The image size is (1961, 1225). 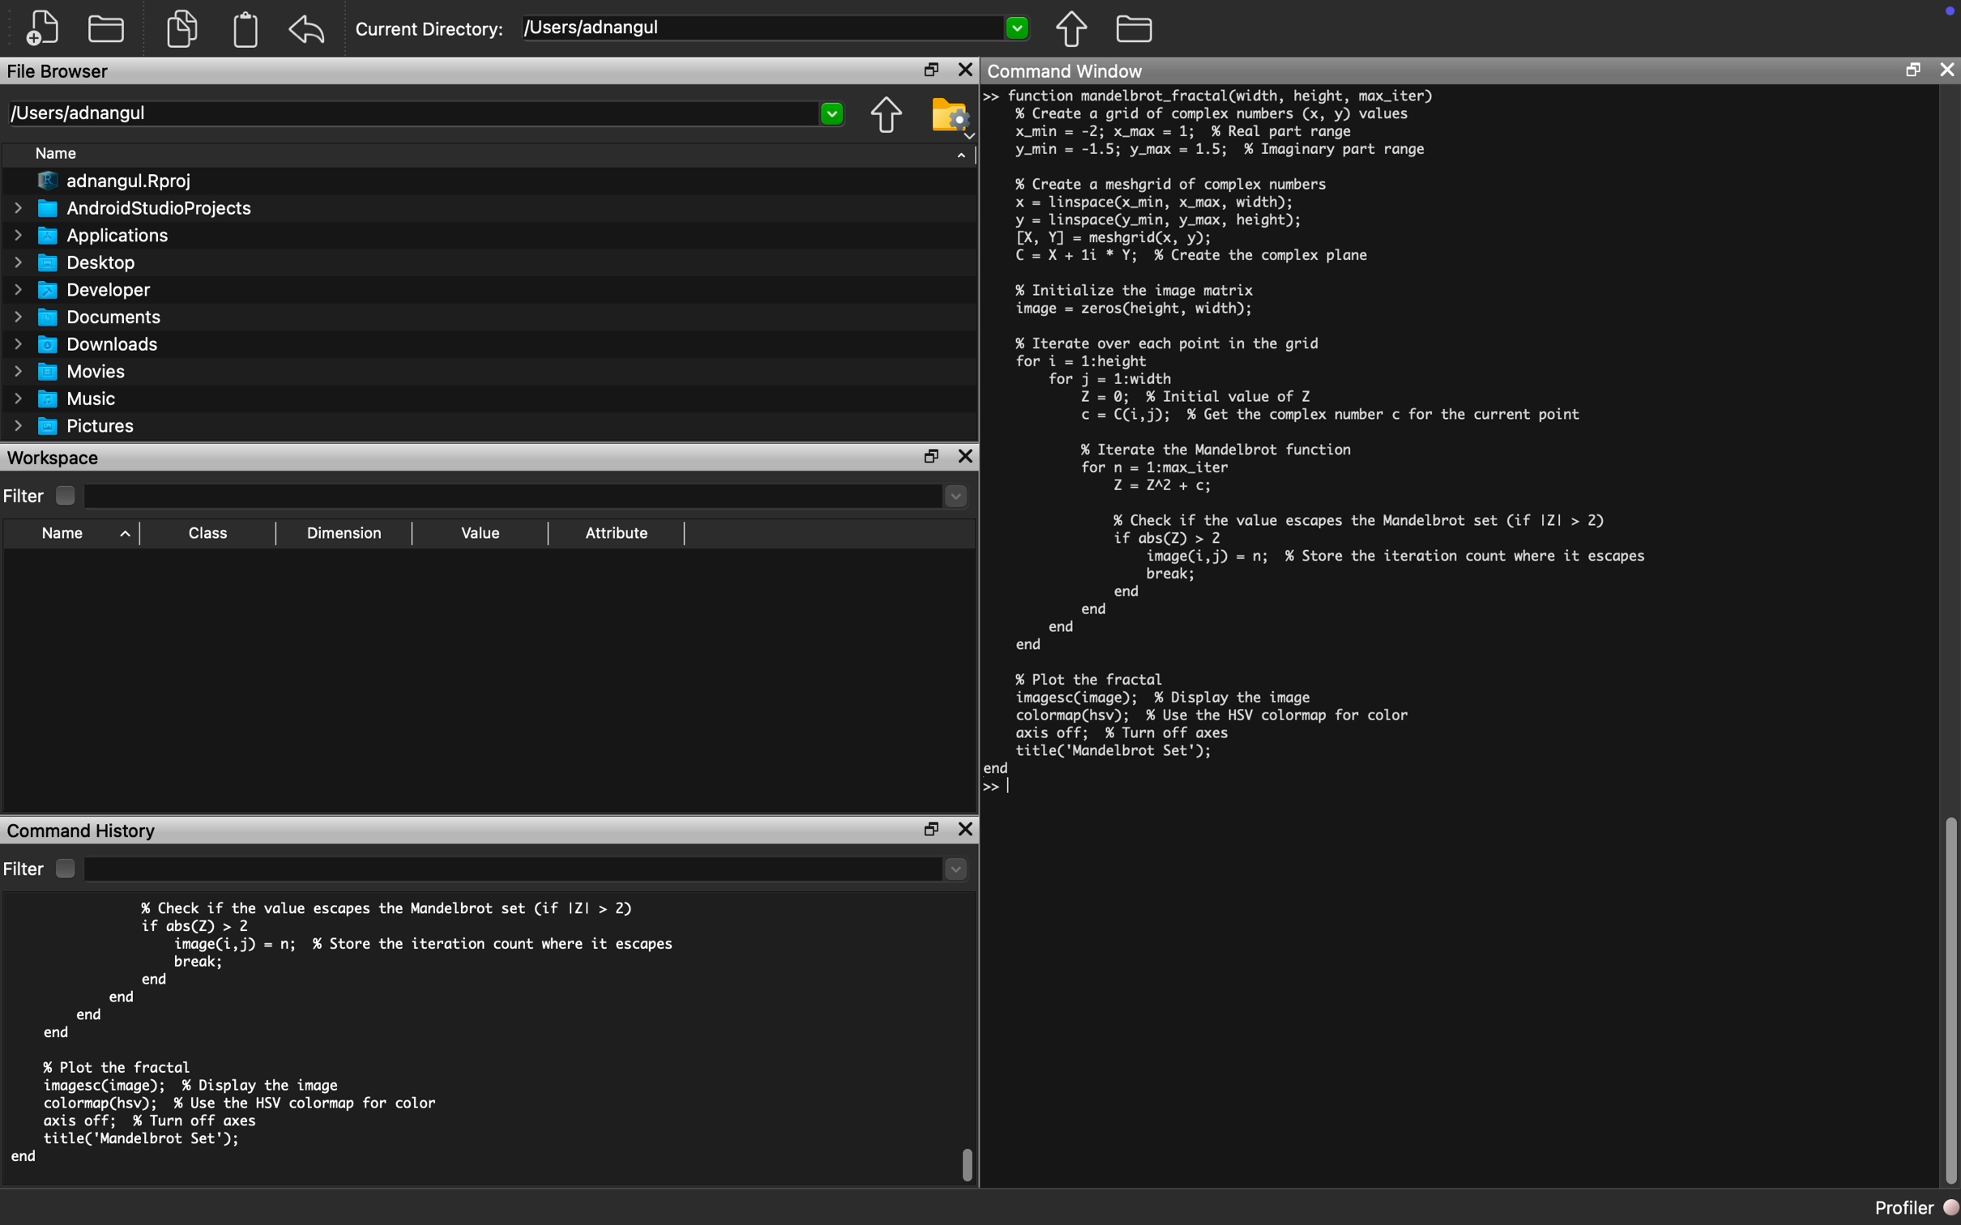 I want to click on Open Folder, so click(x=110, y=26).